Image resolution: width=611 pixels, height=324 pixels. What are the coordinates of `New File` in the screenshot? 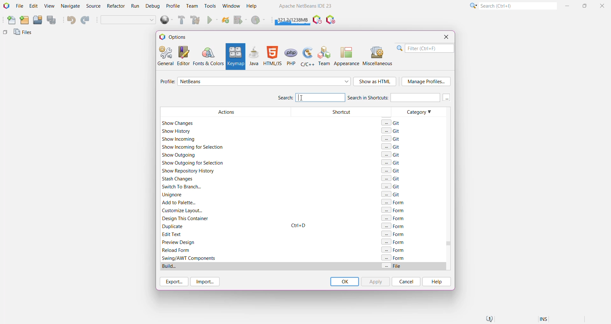 It's located at (10, 21).